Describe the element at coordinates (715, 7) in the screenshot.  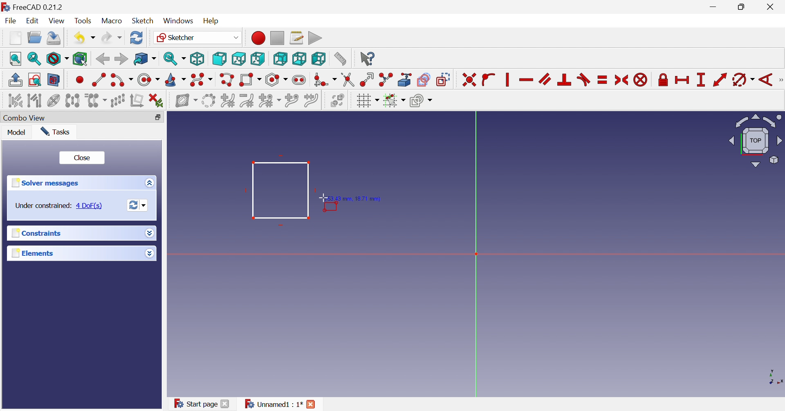
I see `Minimize` at that location.